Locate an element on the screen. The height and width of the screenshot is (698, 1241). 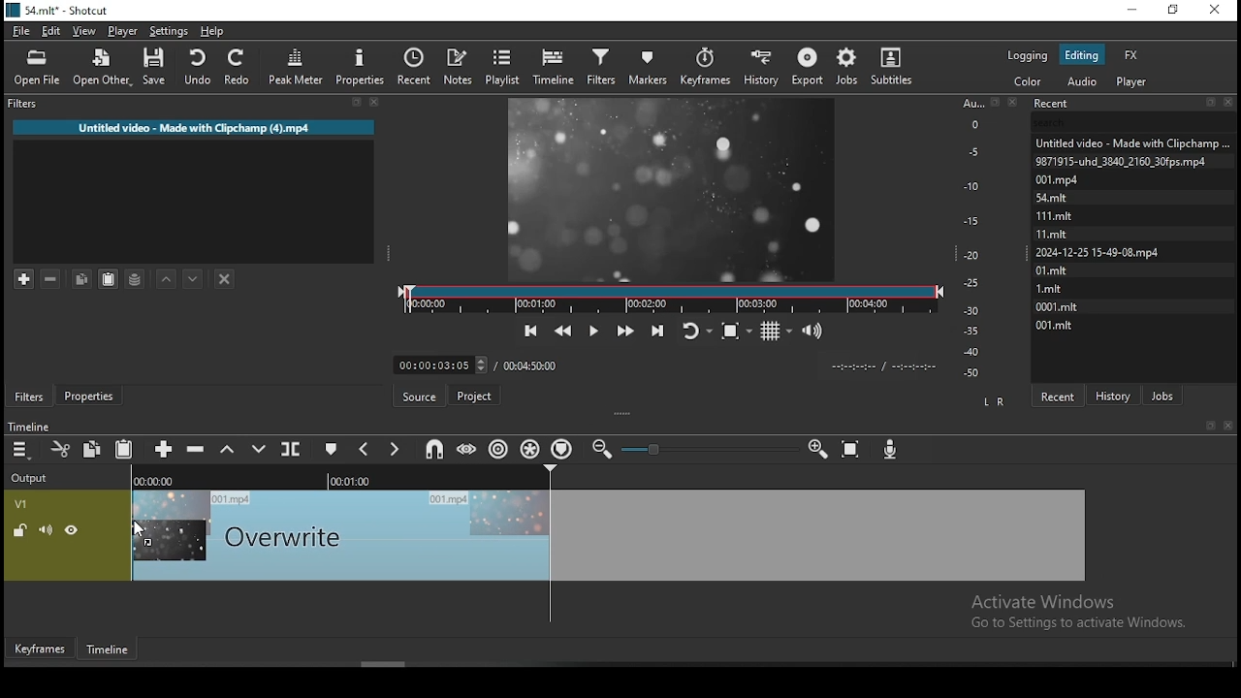
player is located at coordinates (1131, 81).